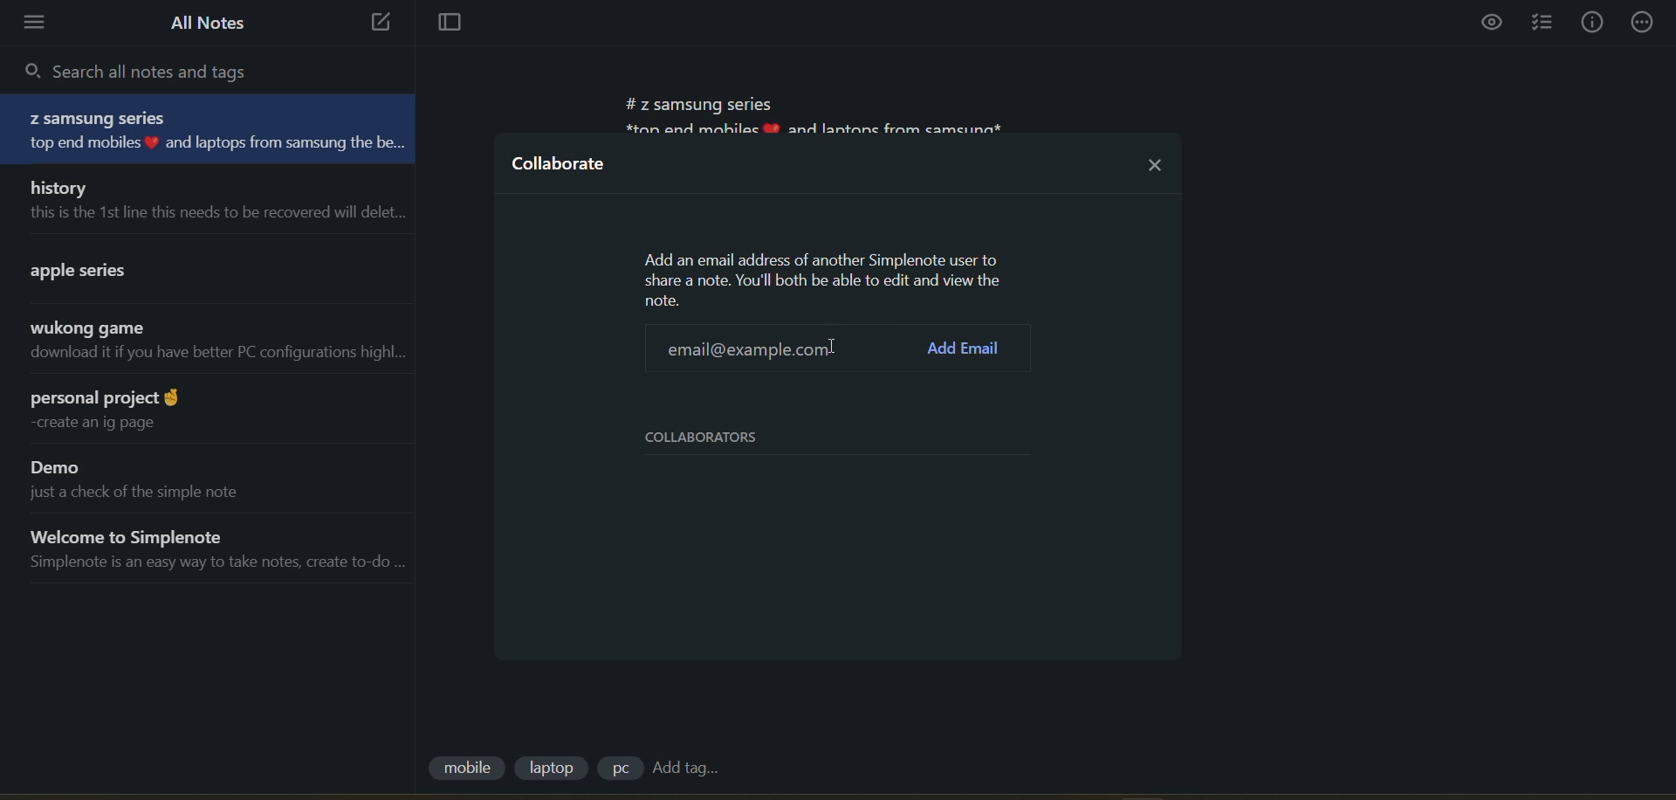  Describe the element at coordinates (148, 70) in the screenshot. I see `search all notes and tags` at that location.